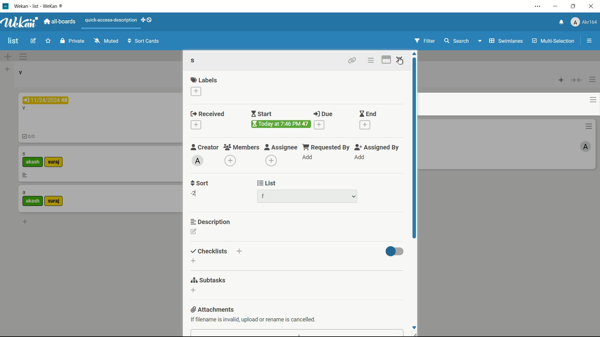  What do you see at coordinates (25, 222) in the screenshot?
I see `add card bottom` at bounding box center [25, 222].